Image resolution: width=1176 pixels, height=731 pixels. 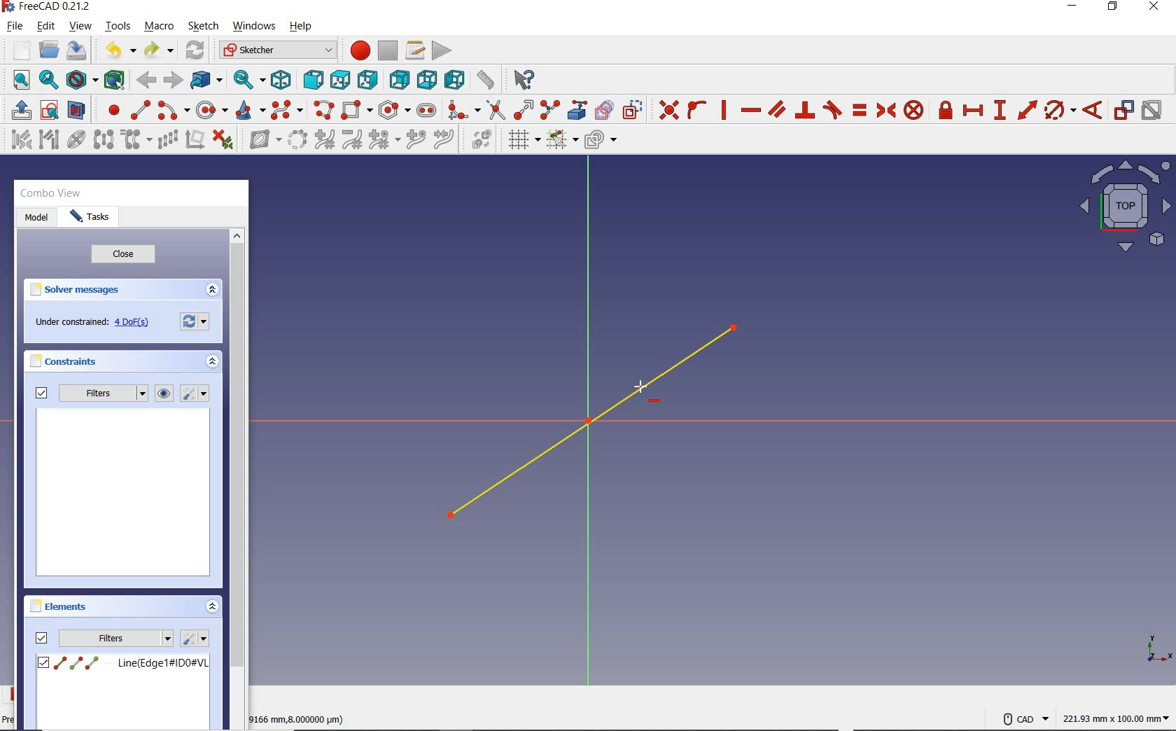 I want to click on CONSTRAIN ARC/CIRCLE, so click(x=1060, y=110).